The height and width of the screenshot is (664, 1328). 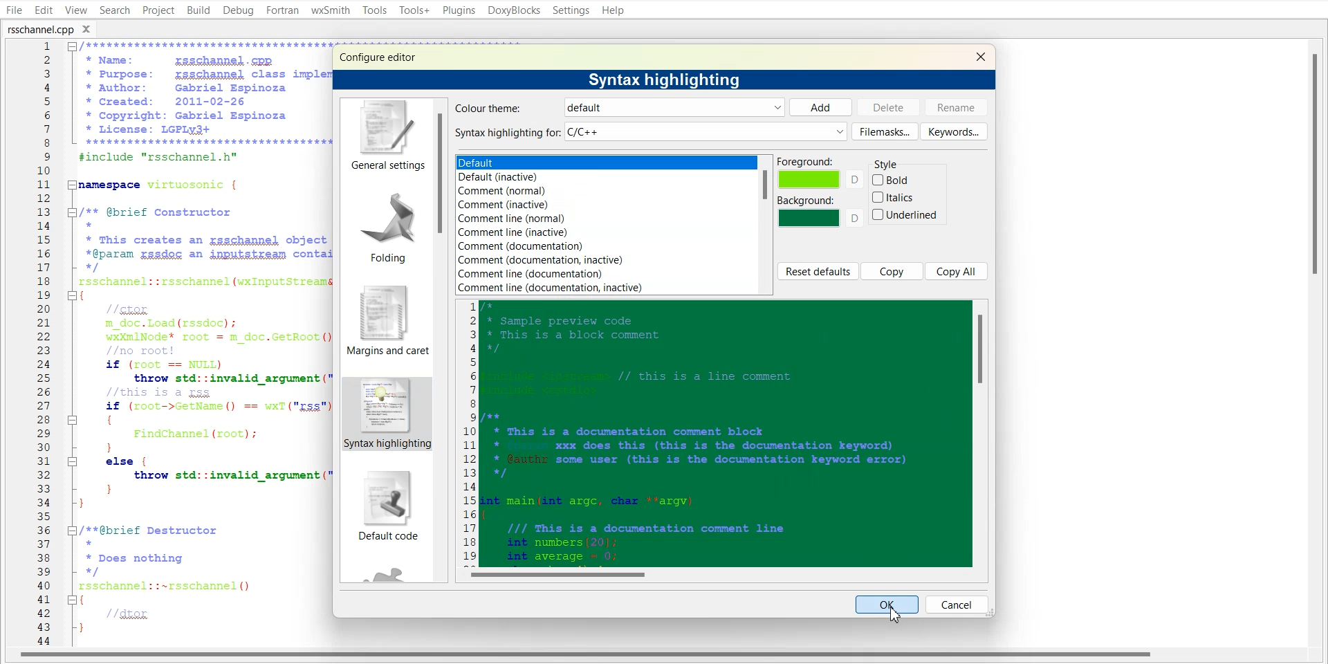 I want to click on Keywords, so click(x=954, y=131).